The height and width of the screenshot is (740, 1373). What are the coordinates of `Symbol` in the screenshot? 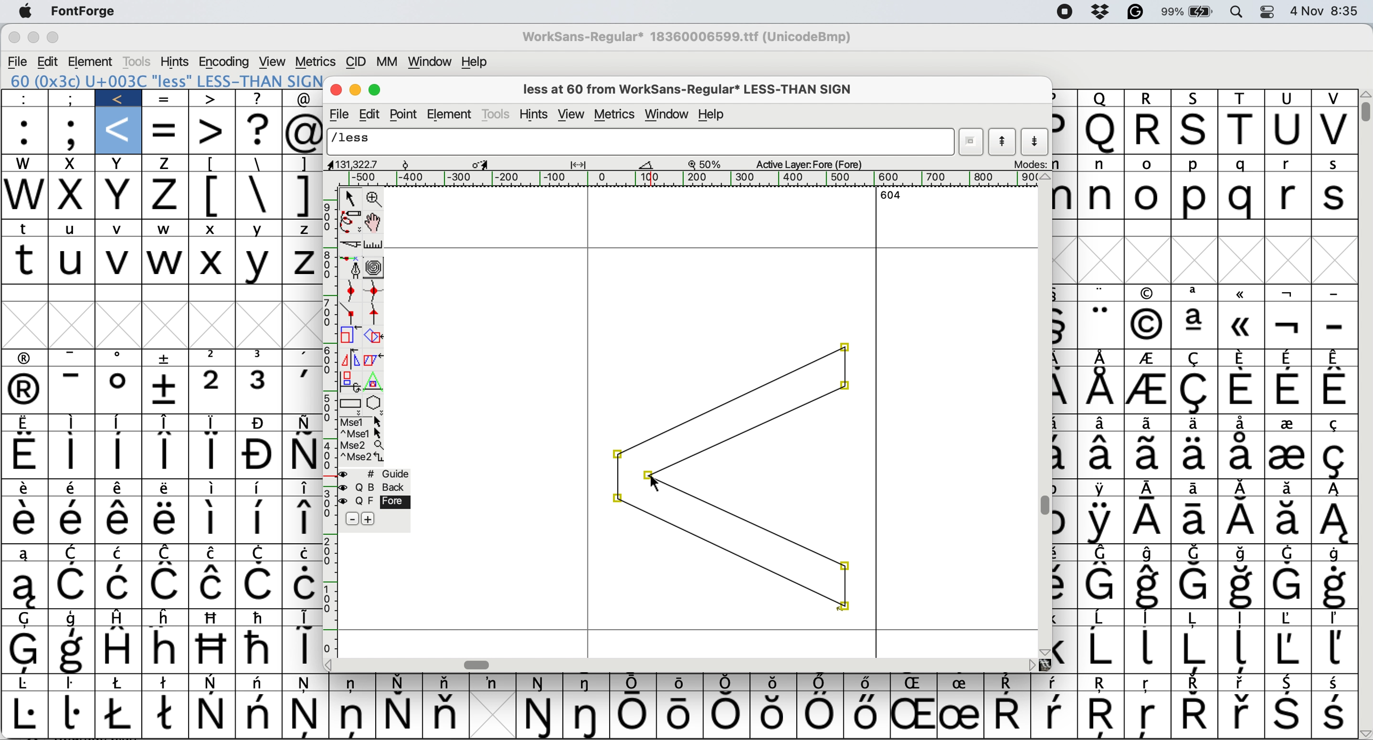 It's located at (1288, 586).